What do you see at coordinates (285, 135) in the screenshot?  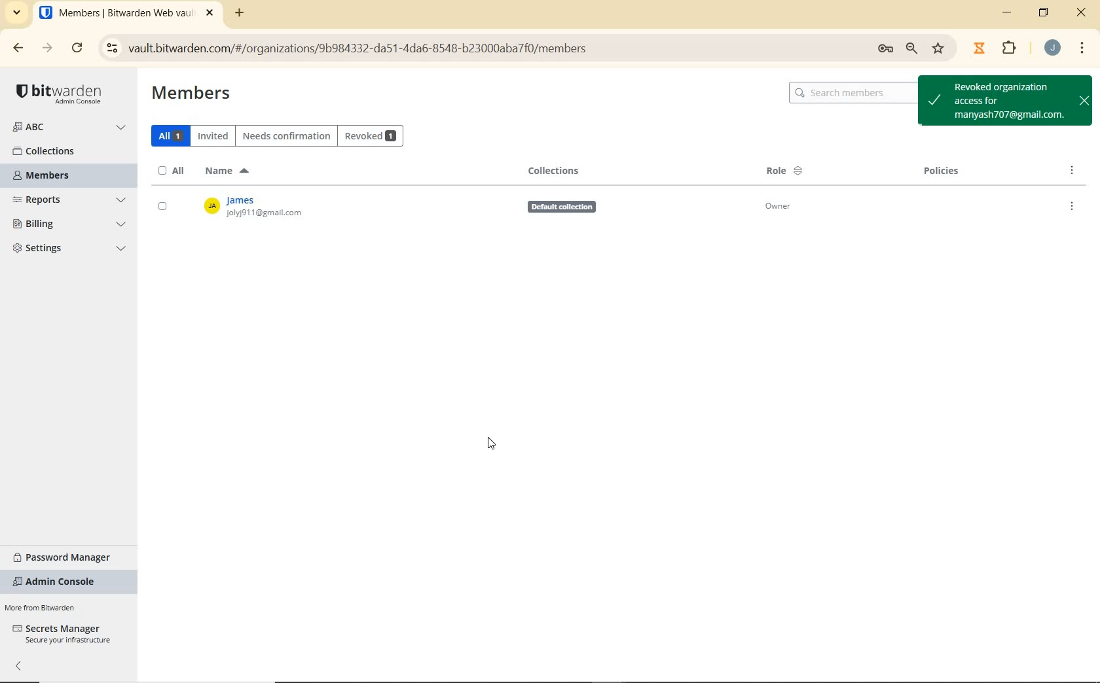 I see `NEEDS CONFIRMATION` at bounding box center [285, 135].